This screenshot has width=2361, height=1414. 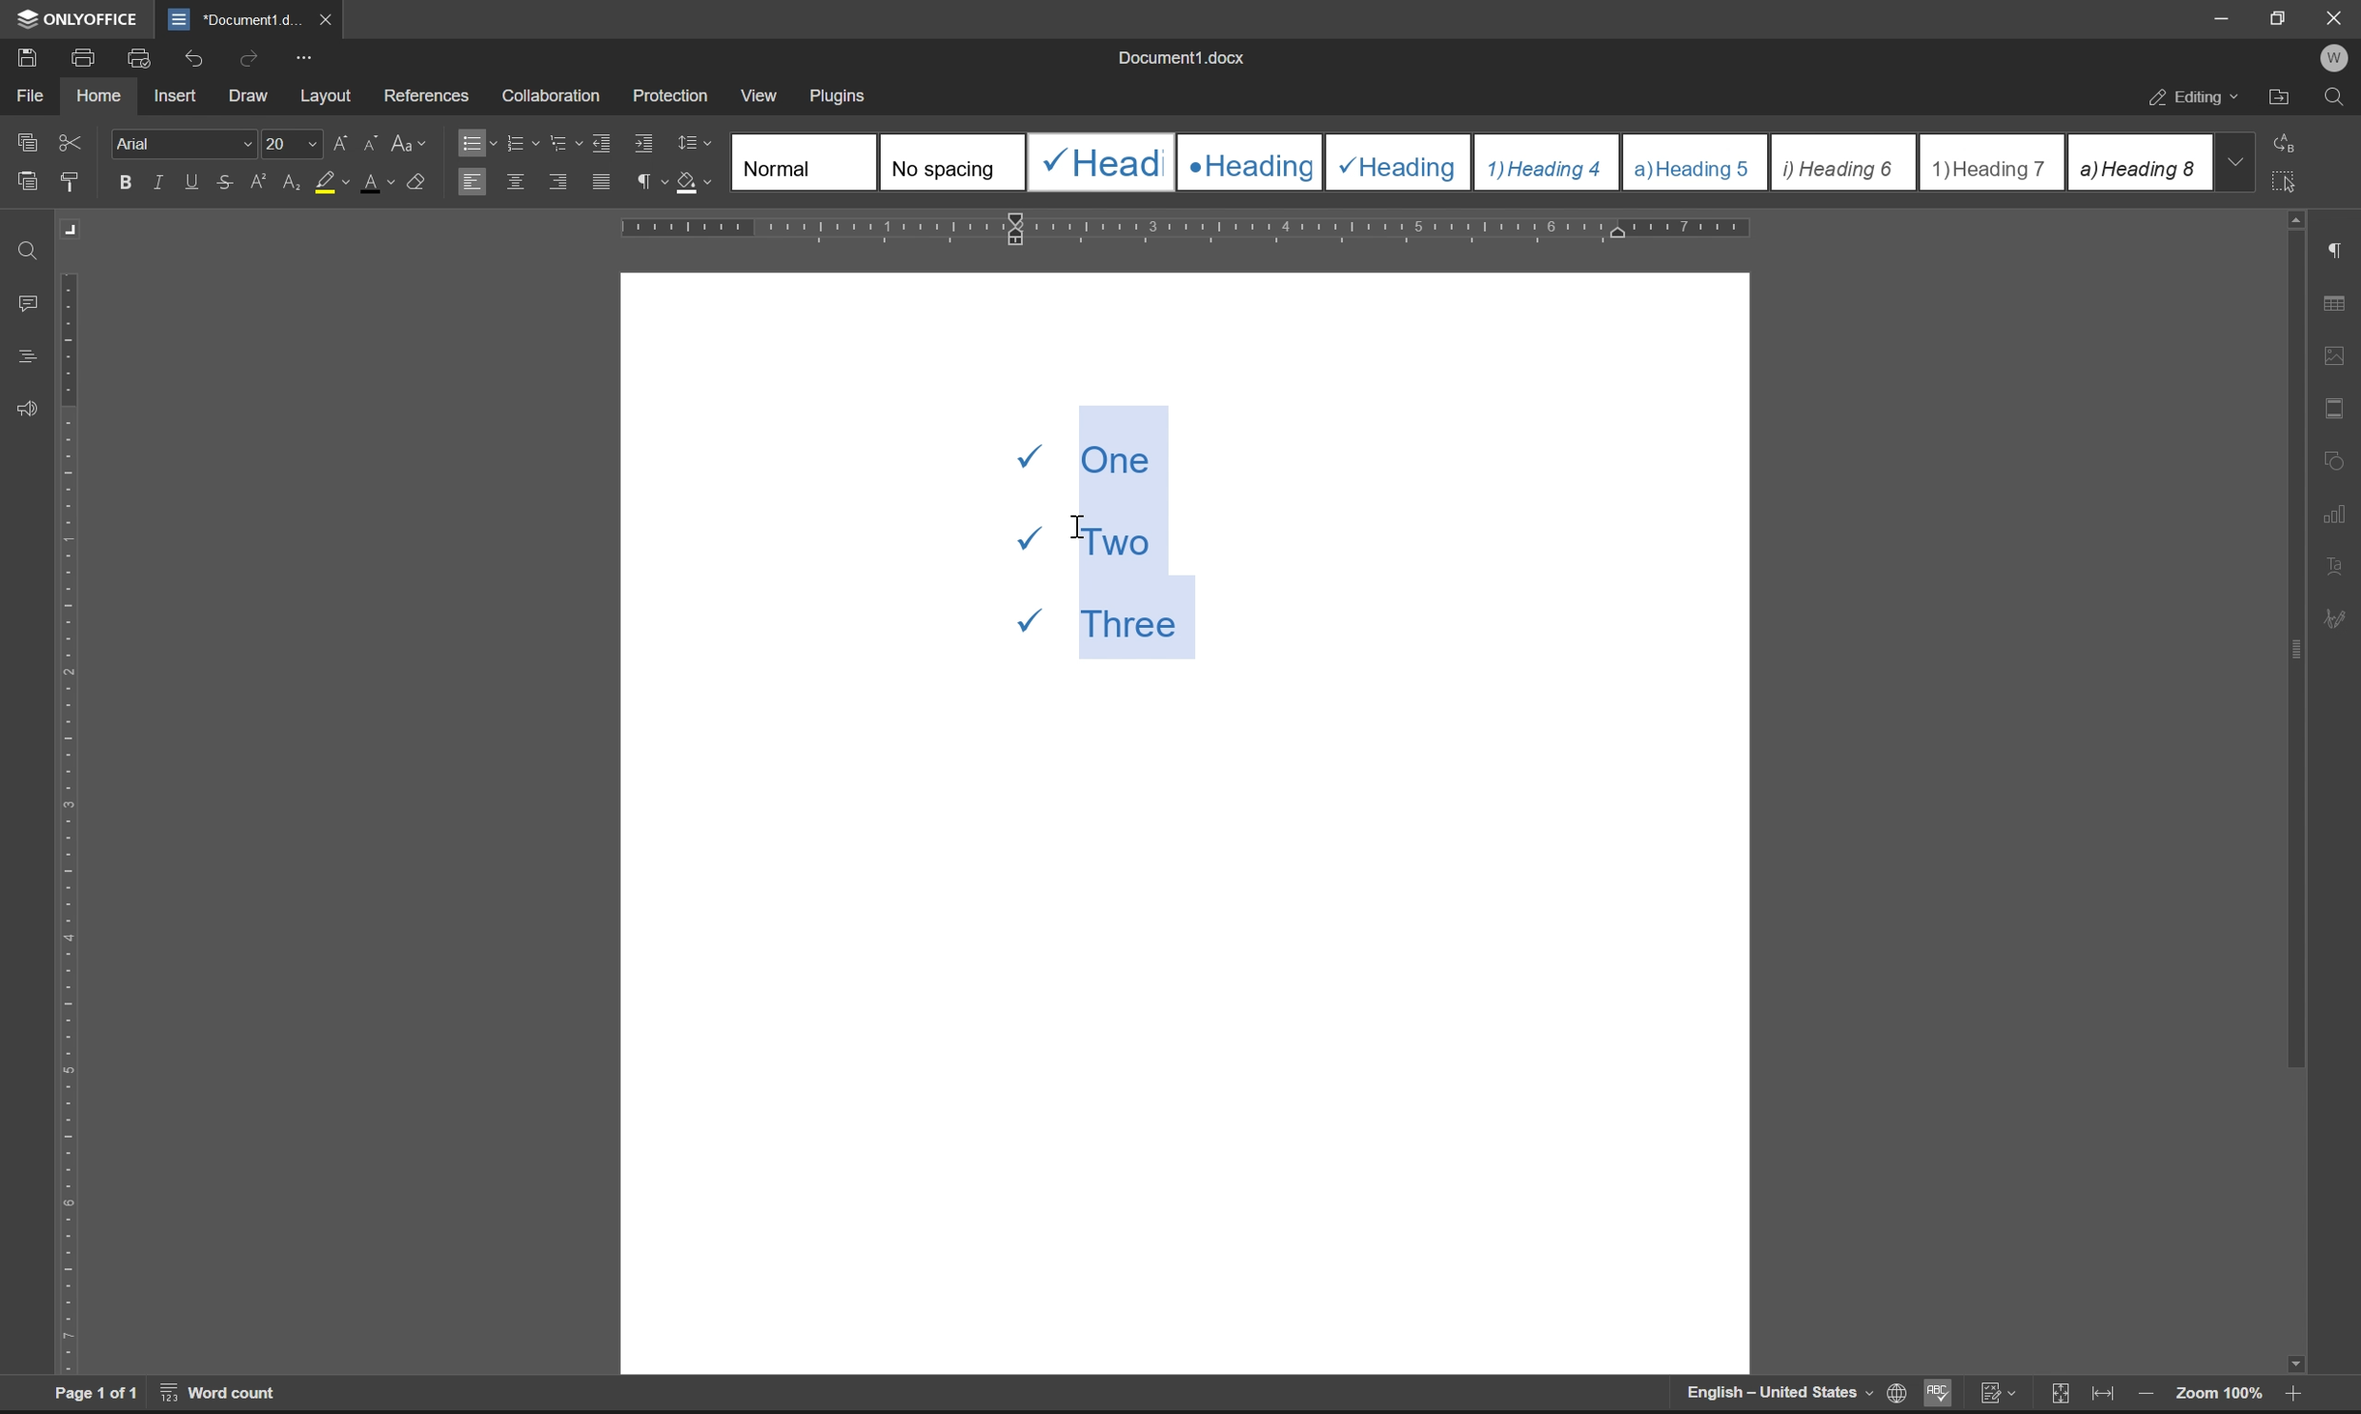 What do you see at coordinates (2334, 566) in the screenshot?
I see `text art settings` at bounding box center [2334, 566].